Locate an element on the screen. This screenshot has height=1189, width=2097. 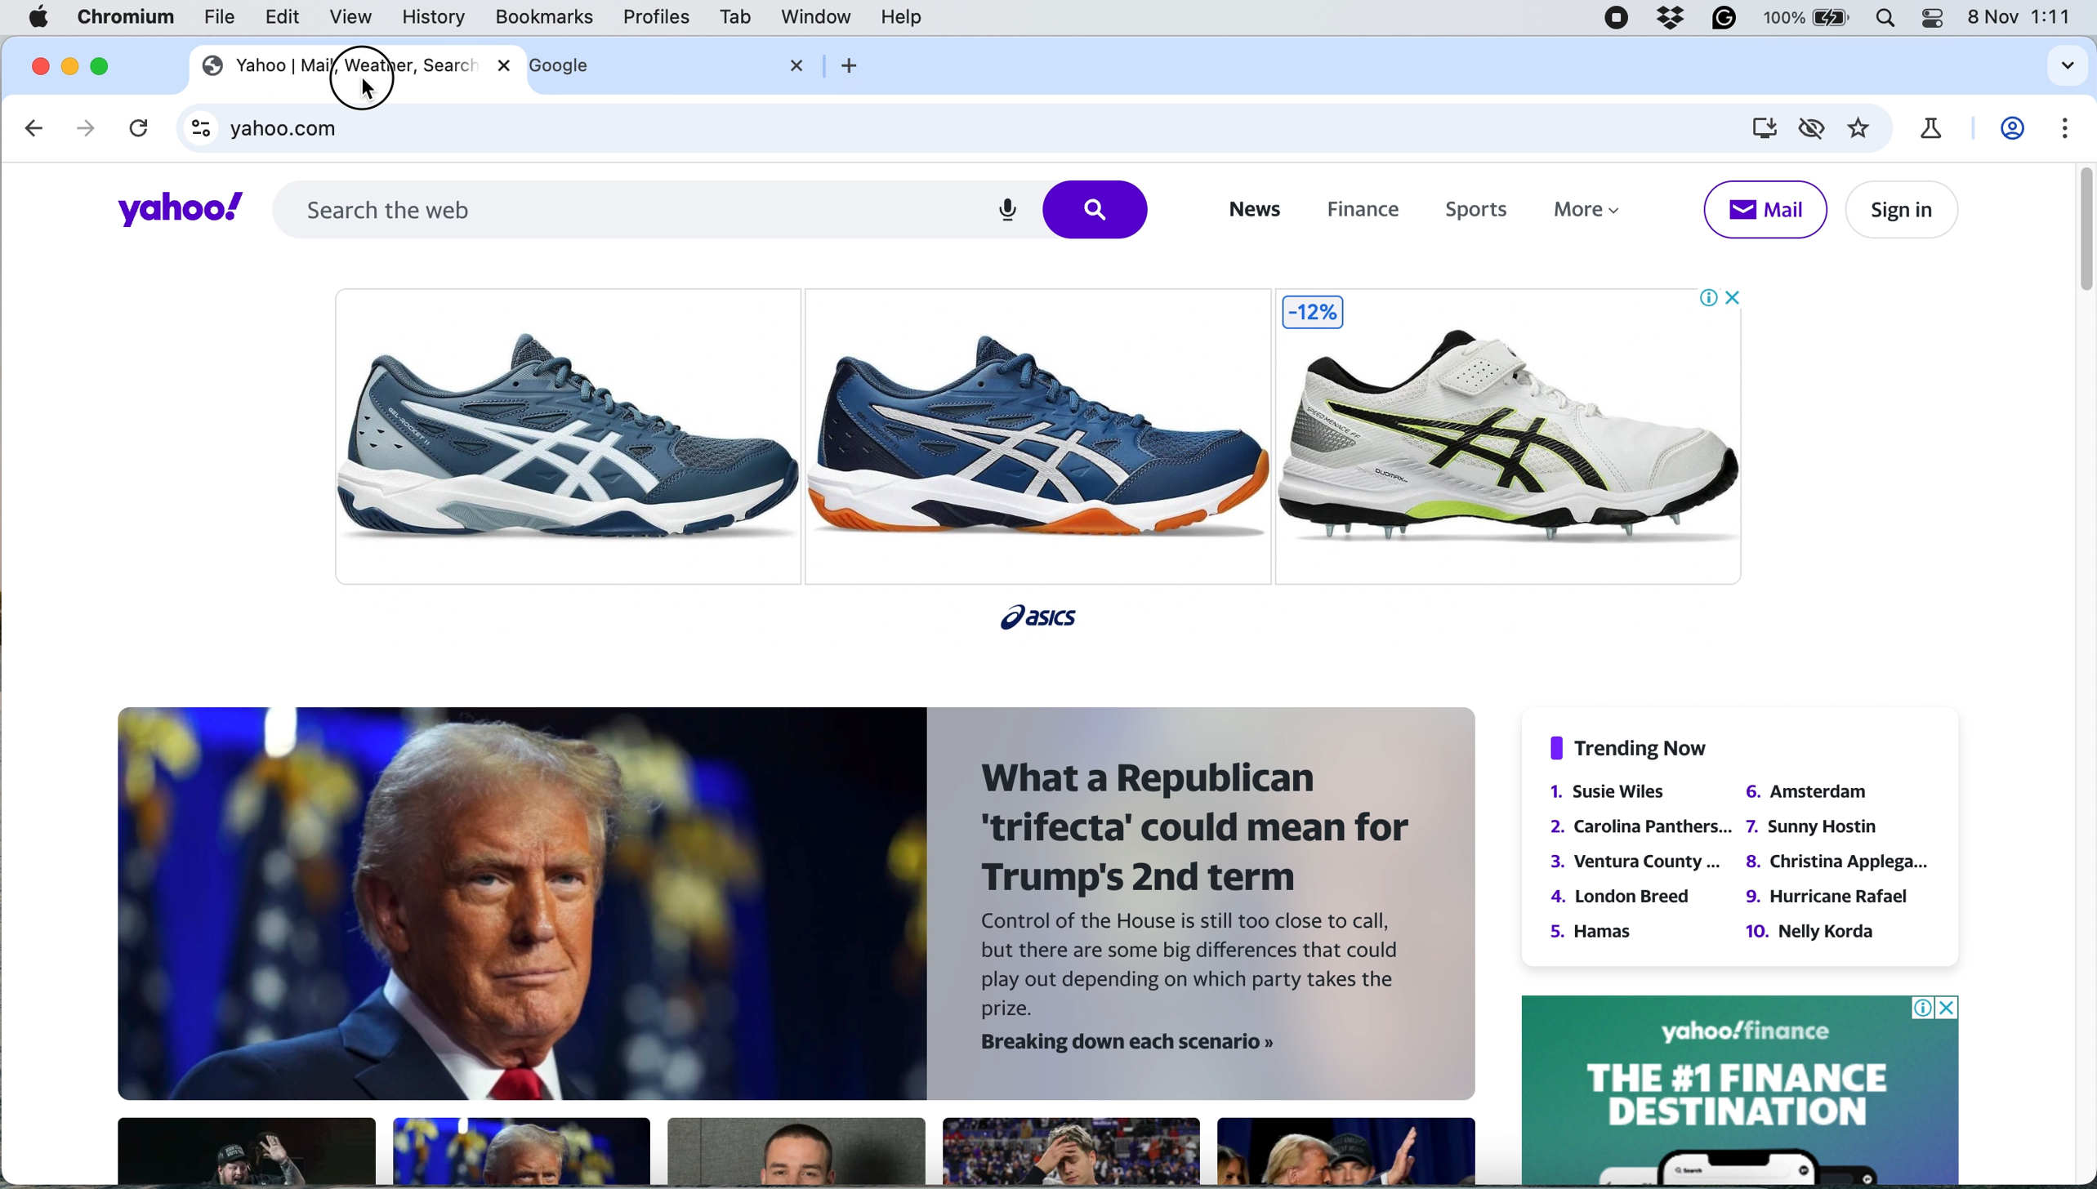
bookmarks is located at coordinates (545, 17).